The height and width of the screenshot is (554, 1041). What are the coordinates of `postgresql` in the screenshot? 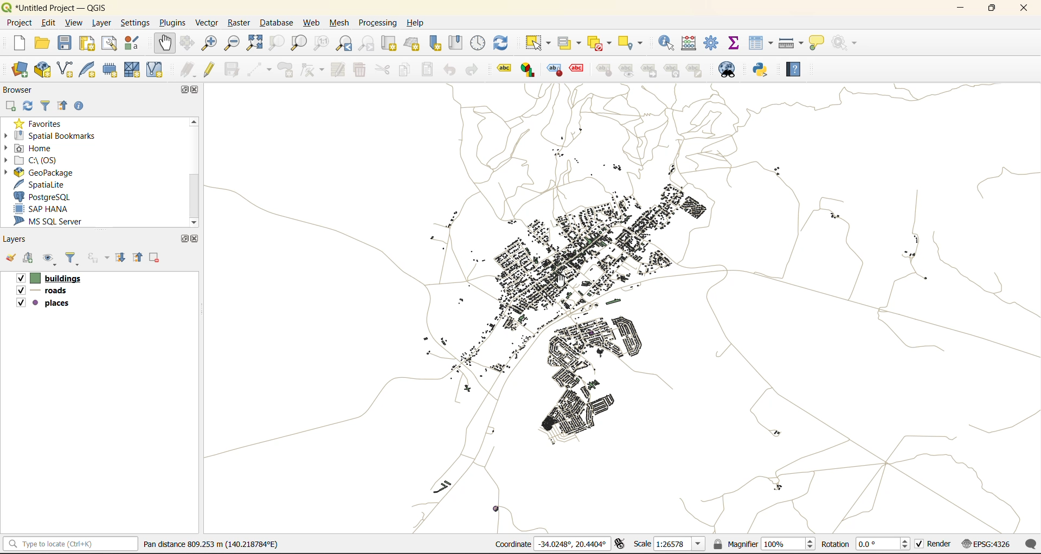 It's located at (48, 196).